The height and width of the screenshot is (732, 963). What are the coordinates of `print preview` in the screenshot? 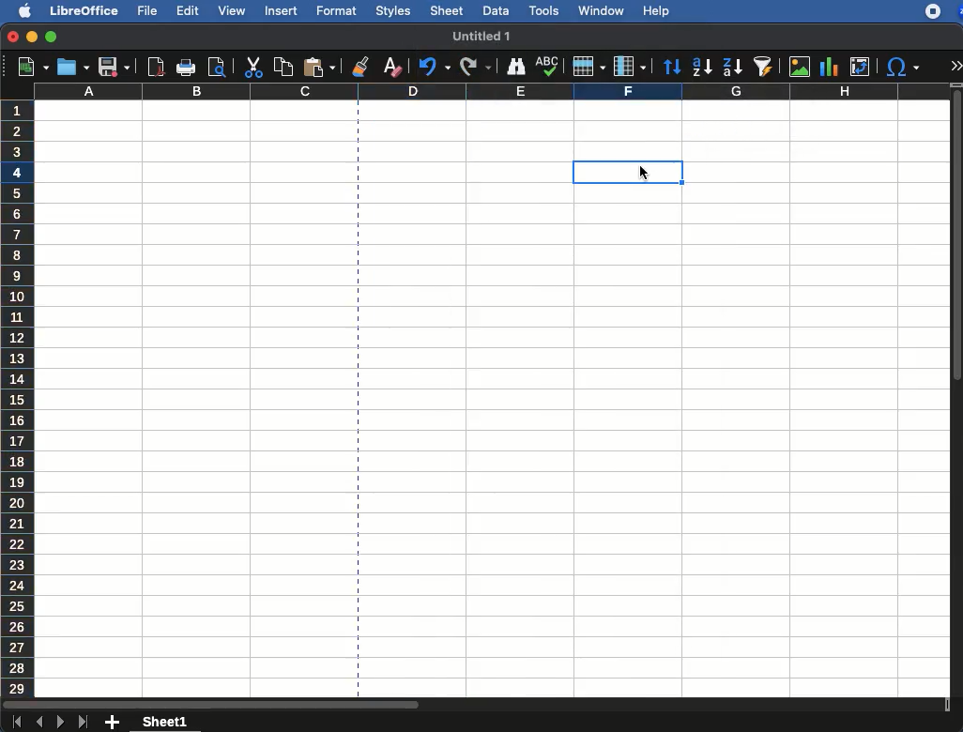 It's located at (219, 67).